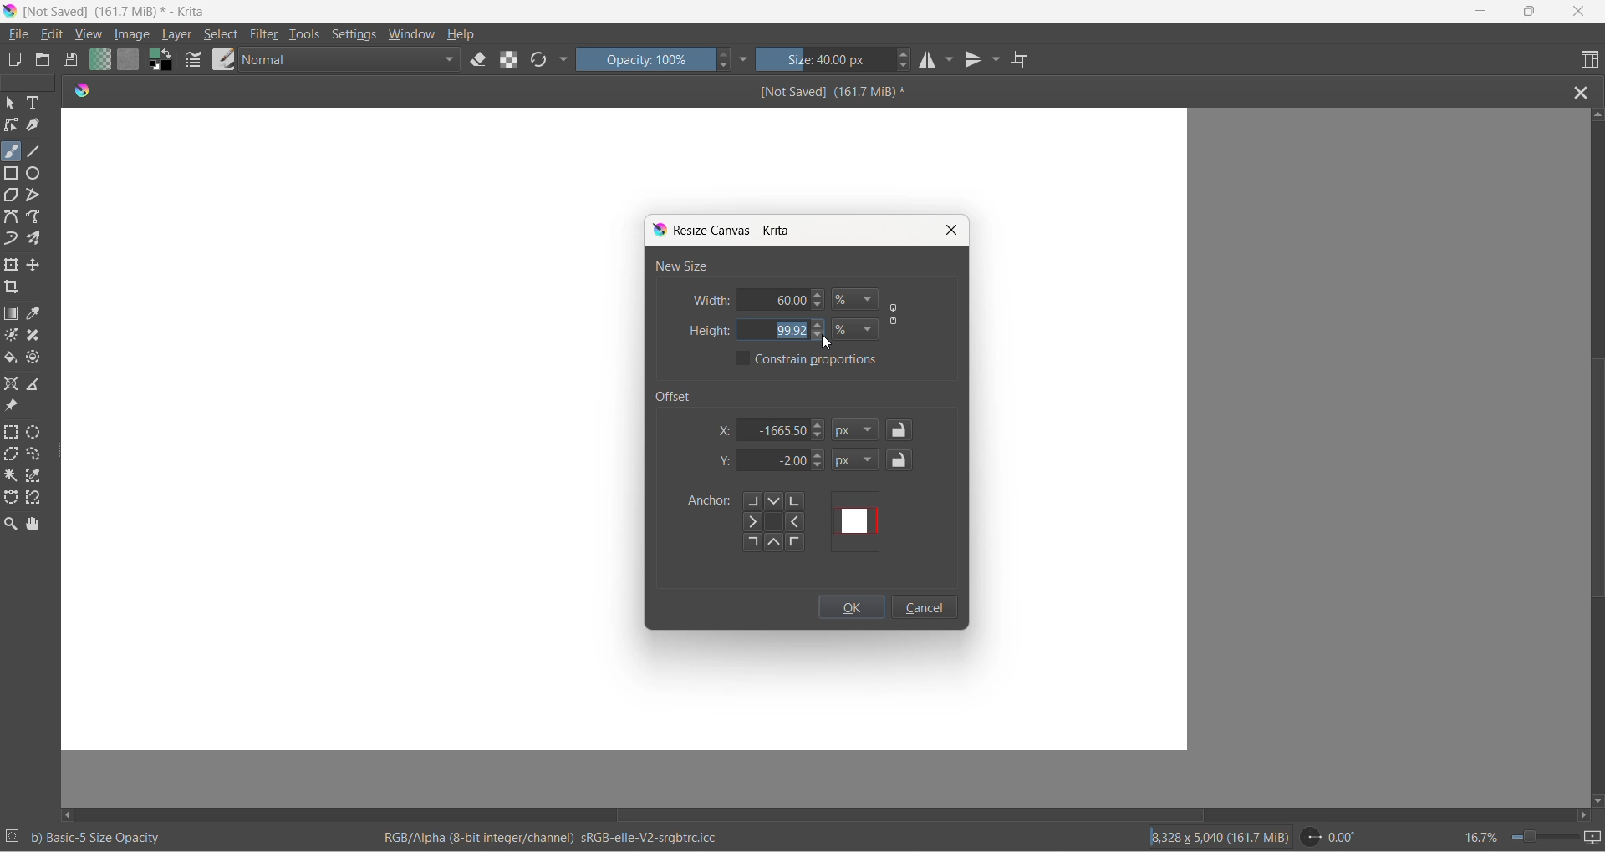 The image size is (1605, 852). What do you see at coordinates (34, 172) in the screenshot?
I see `ellipse tool` at bounding box center [34, 172].